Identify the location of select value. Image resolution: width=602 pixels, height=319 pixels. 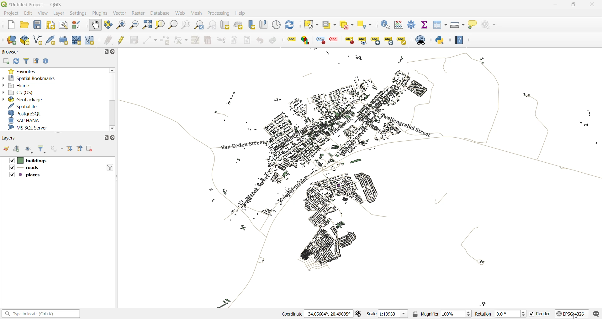
(329, 25).